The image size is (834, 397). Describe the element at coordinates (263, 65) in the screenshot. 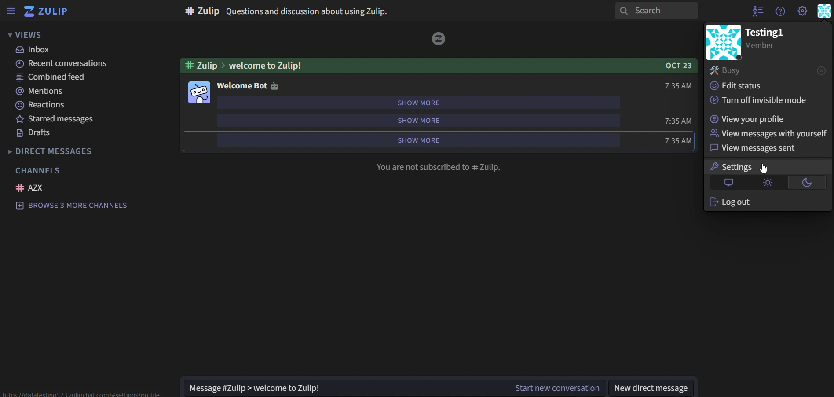

I see `Welcome to Zulip!` at that location.